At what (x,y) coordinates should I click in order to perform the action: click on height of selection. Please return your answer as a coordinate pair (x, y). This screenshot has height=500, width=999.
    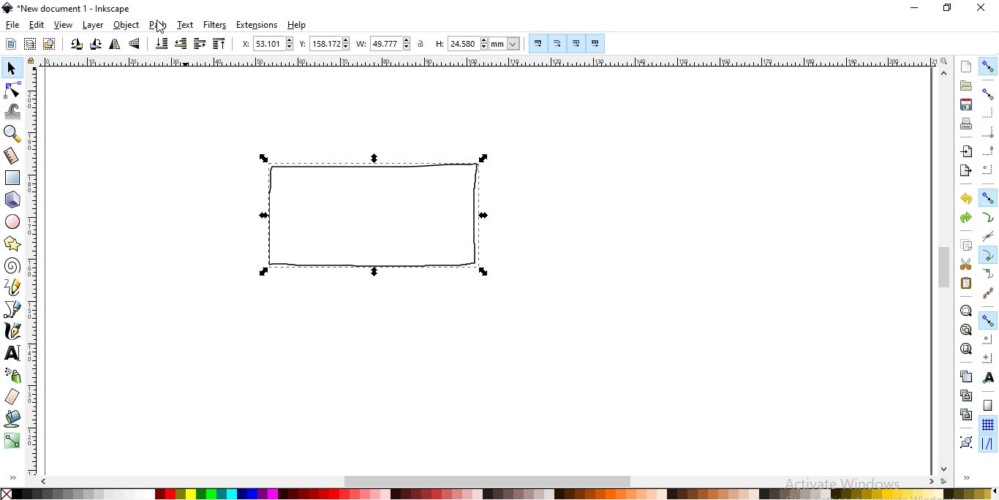
    Looking at the image, I should click on (476, 42).